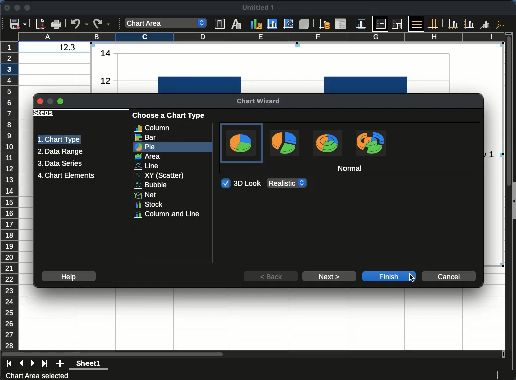 The image size is (516, 380). I want to click on Export directly as PDF, so click(41, 24).